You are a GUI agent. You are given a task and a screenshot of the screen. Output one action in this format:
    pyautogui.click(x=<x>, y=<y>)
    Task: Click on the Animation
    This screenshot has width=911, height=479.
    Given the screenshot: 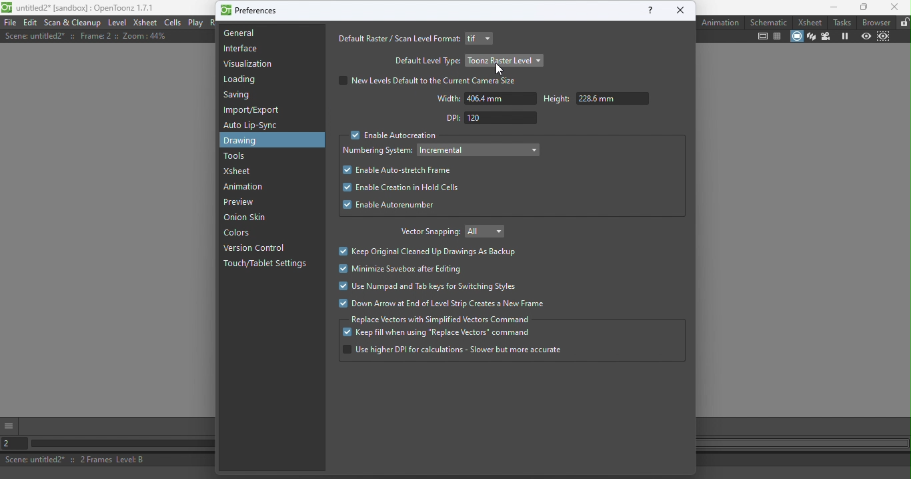 What is the action you would take?
    pyautogui.click(x=721, y=22)
    